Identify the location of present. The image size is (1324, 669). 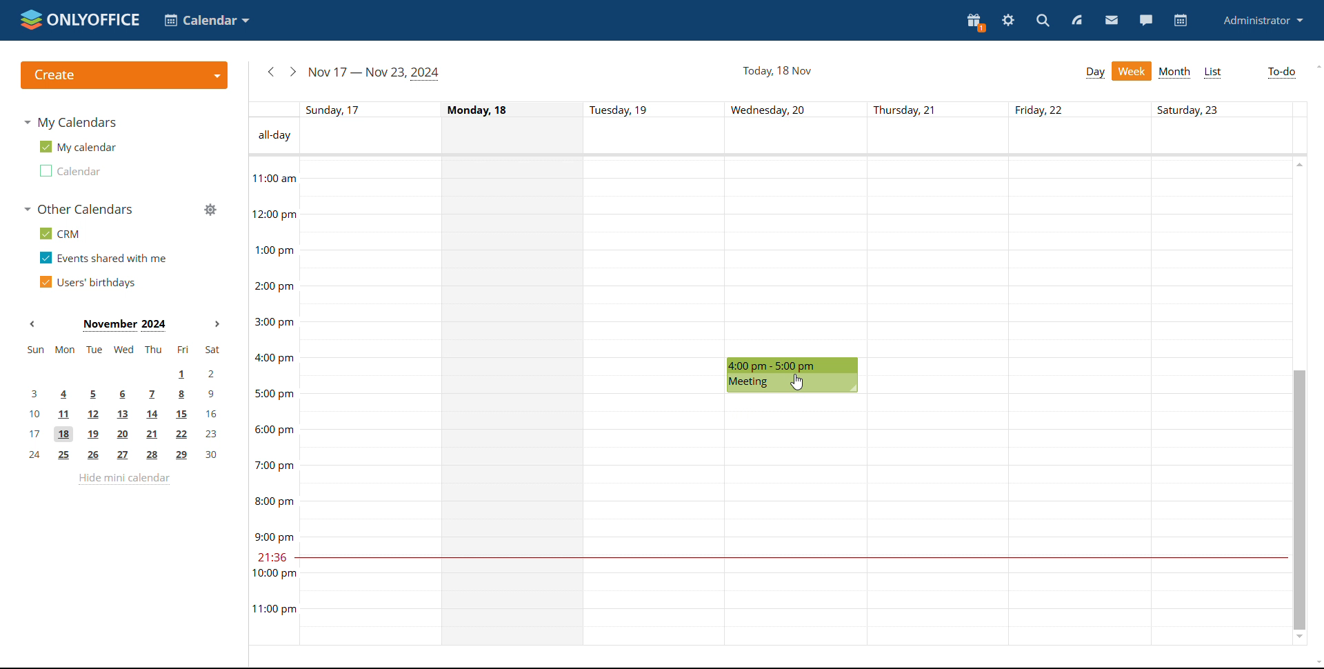
(976, 21).